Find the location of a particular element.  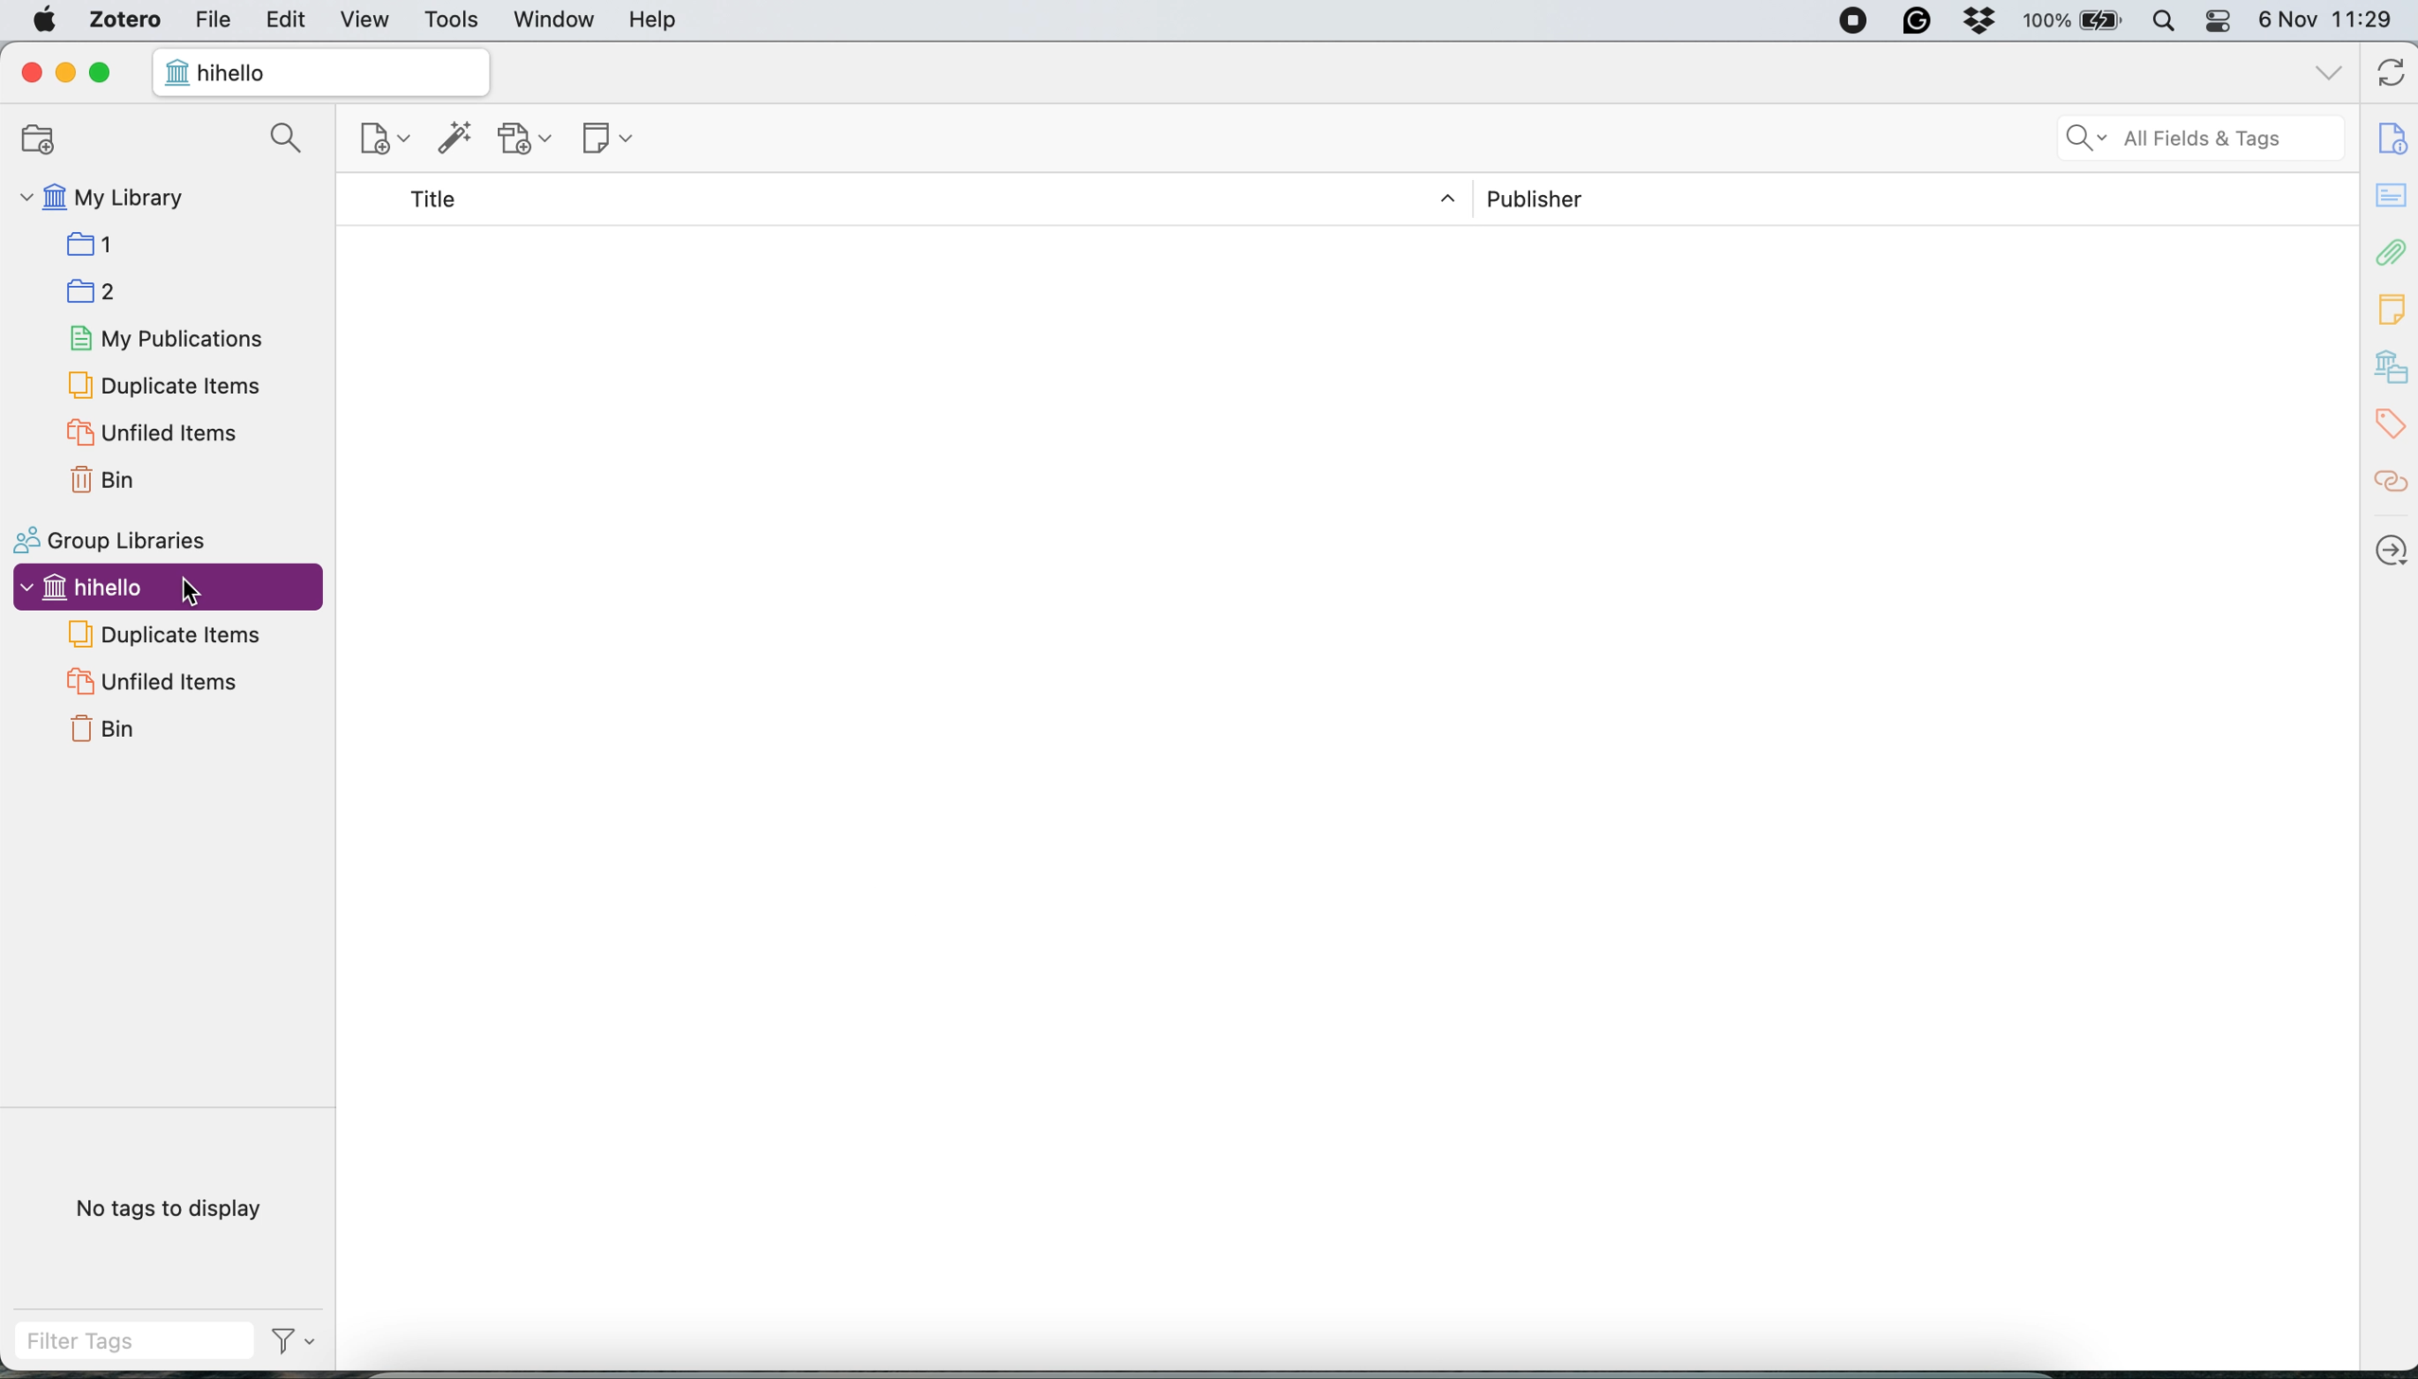

bin is located at coordinates (108, 481).